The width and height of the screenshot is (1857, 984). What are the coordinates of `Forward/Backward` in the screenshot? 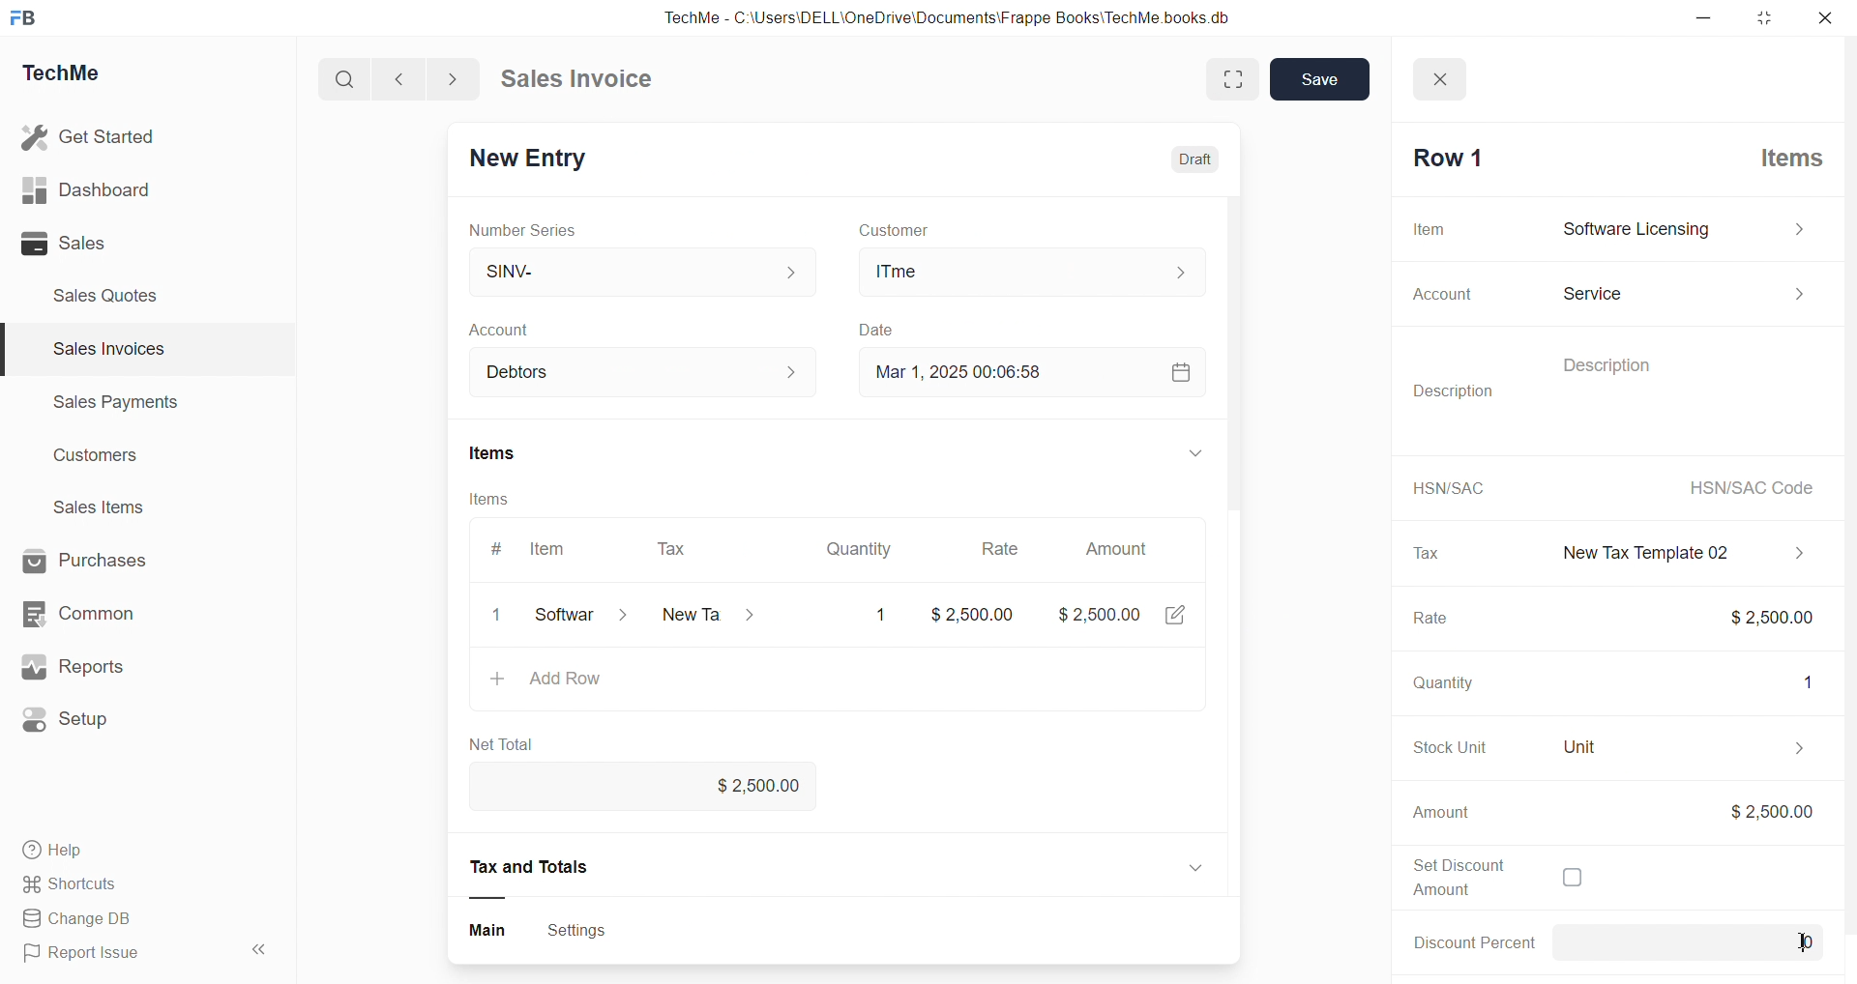 It's located at (427, 77).